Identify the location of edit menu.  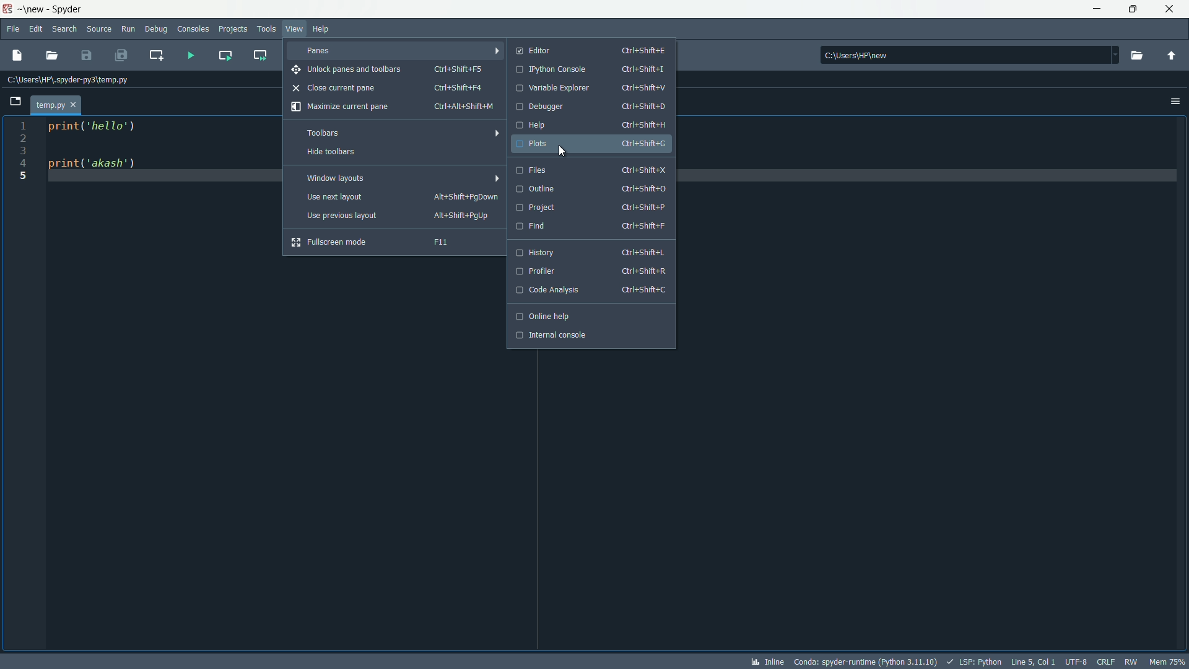
(37, 30).